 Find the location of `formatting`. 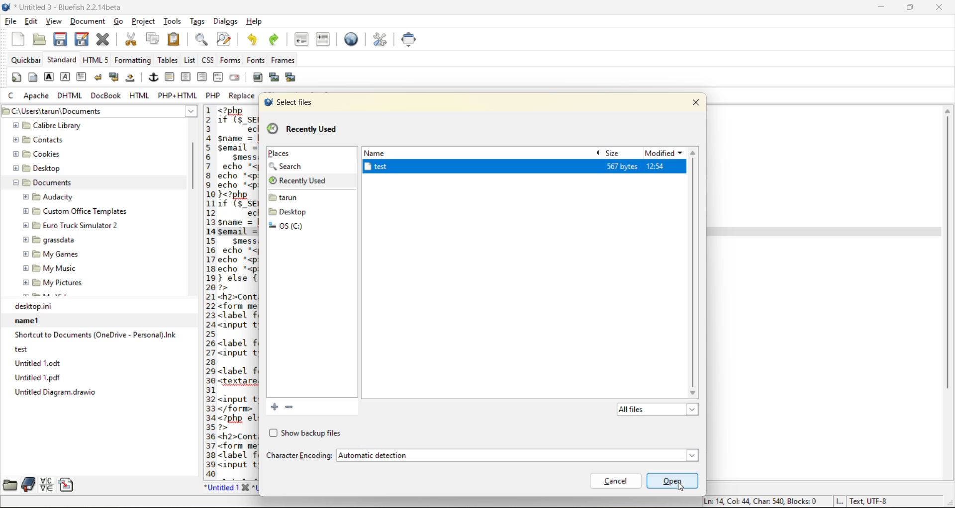

formatting is located at coordinates (133, 60).